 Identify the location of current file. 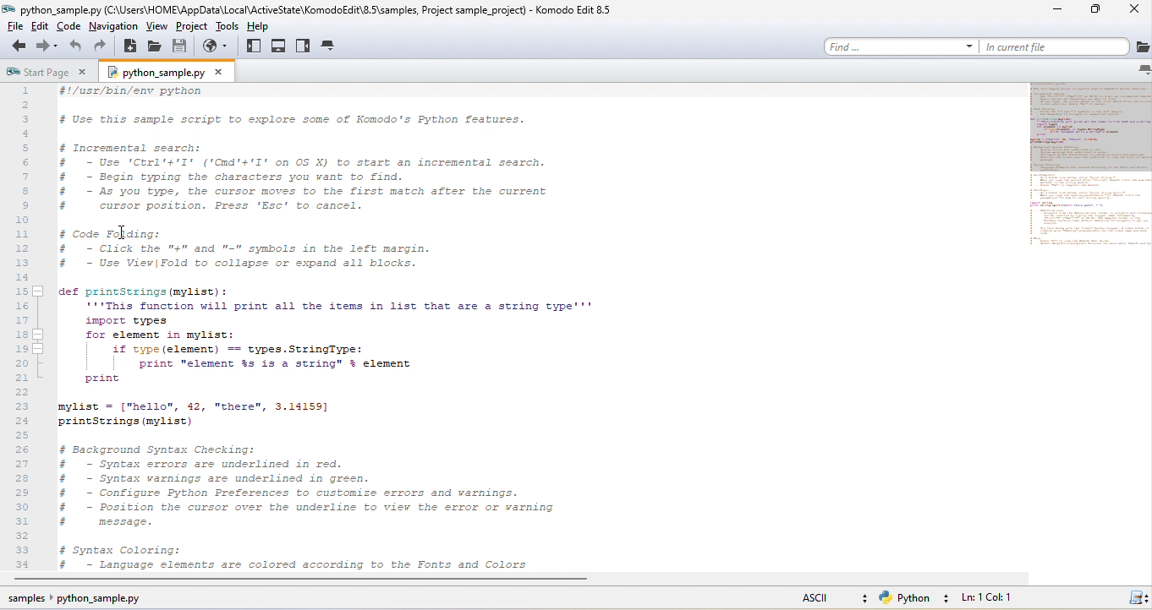
(1067, 46).